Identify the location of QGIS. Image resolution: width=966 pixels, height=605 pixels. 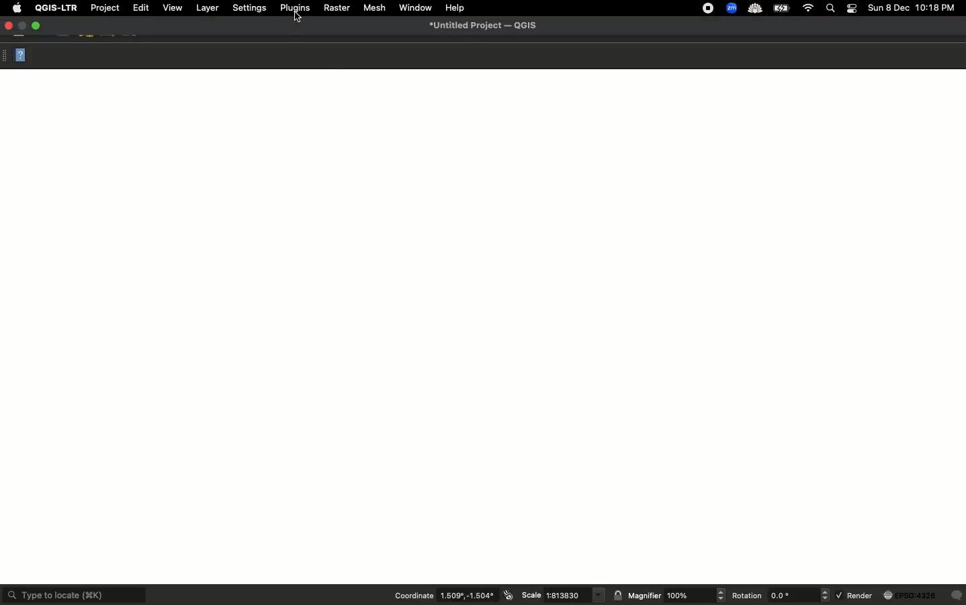
(56, 9).